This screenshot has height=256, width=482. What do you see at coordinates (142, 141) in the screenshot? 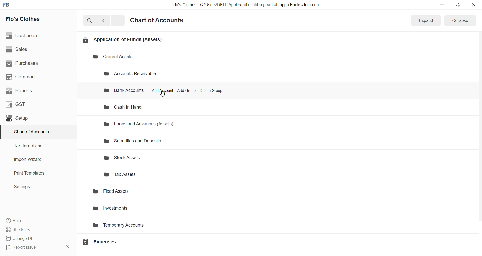
I see `Securities and Deposits` at bounding box center [142, 141].